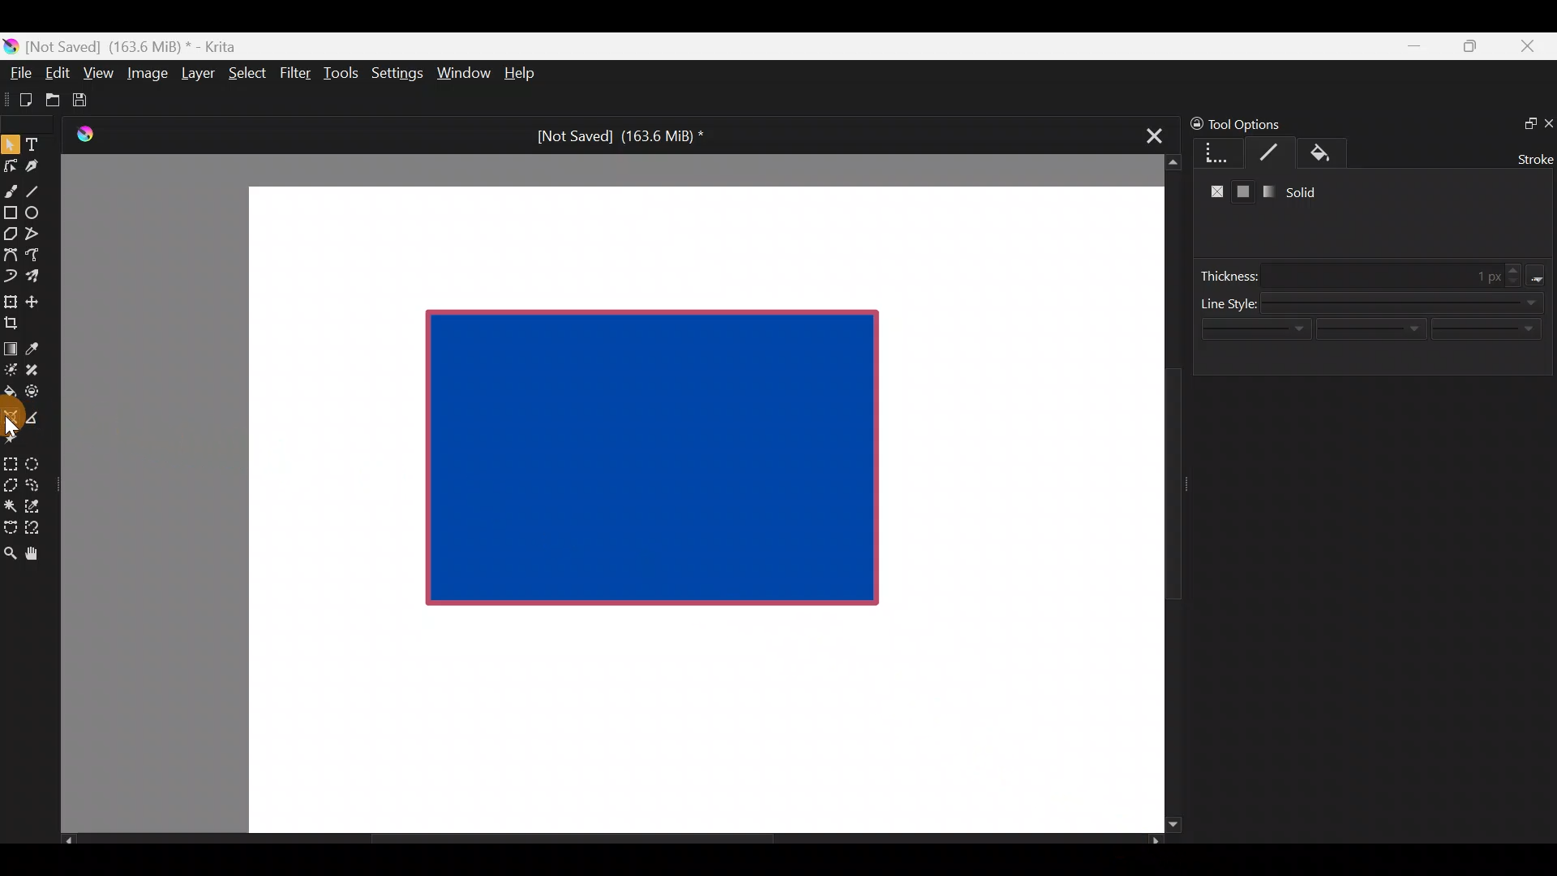 The image size is (1557, 876). What do you see at coordinates (16, 76) in the screenshot?
I see `File` at bounding box center [16, 76].